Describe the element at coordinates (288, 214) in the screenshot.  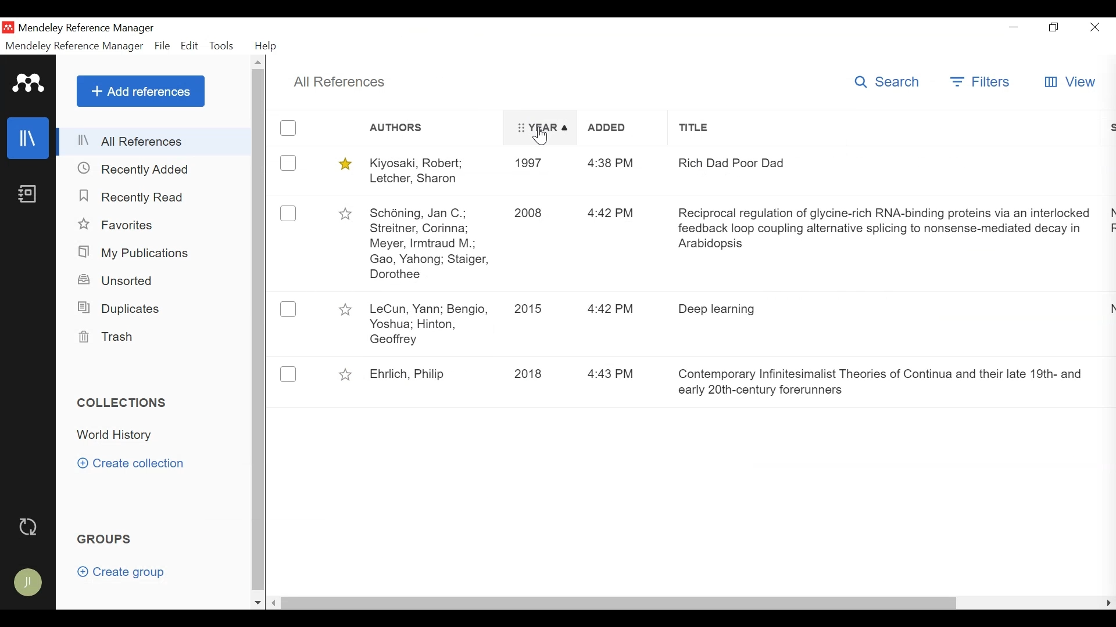
I see `(un)Select` at that location.